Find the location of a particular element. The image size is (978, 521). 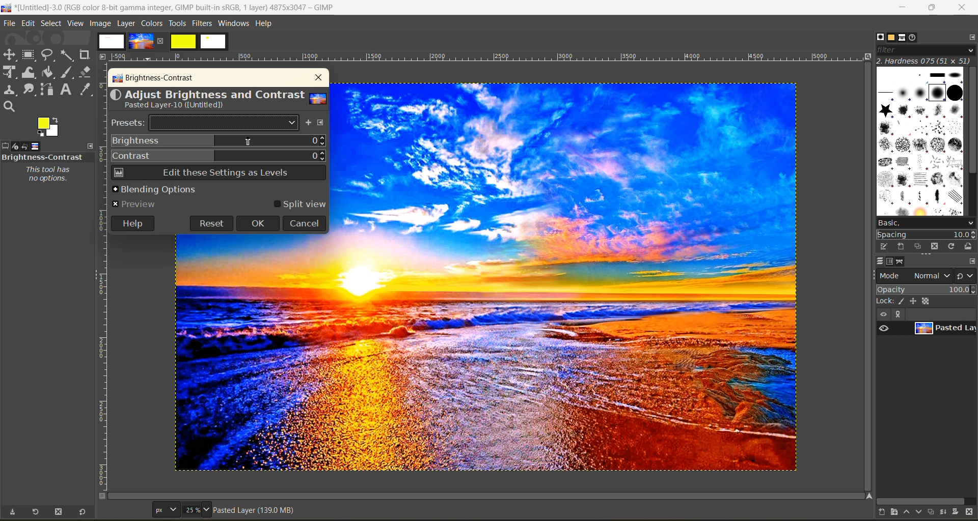

mode is located at coordinates (915, 275).